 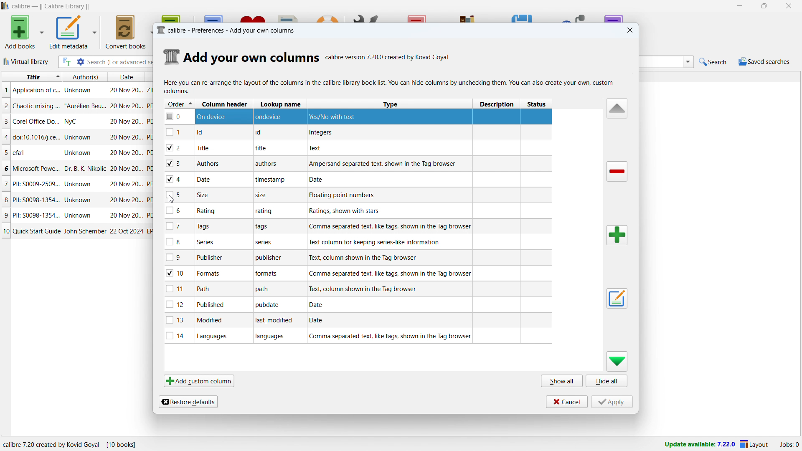 What do you see at coordinates (20, 32) in the screenshot?
I see `add books` at bounding box center [20, 32].